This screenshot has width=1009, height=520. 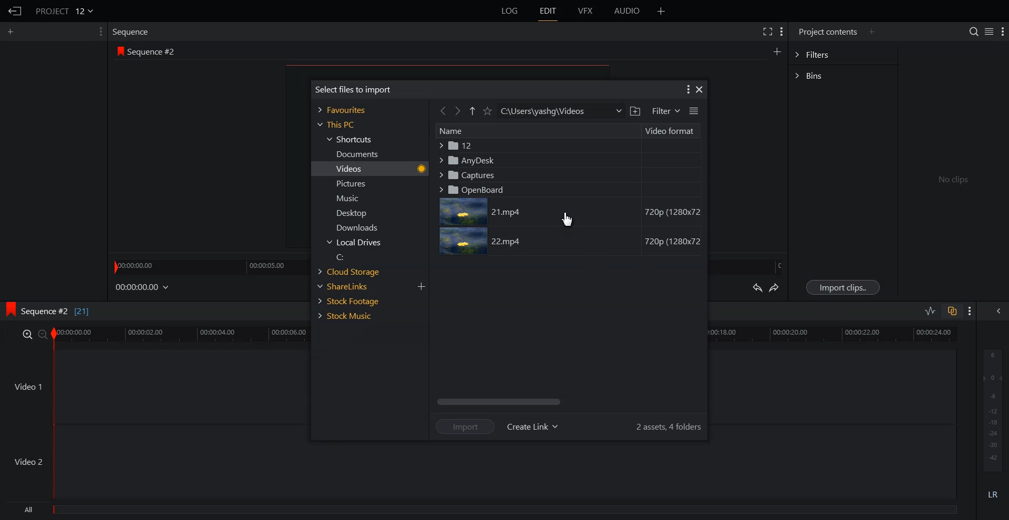 I want to click on Go Back, so click(x=442, y=111).